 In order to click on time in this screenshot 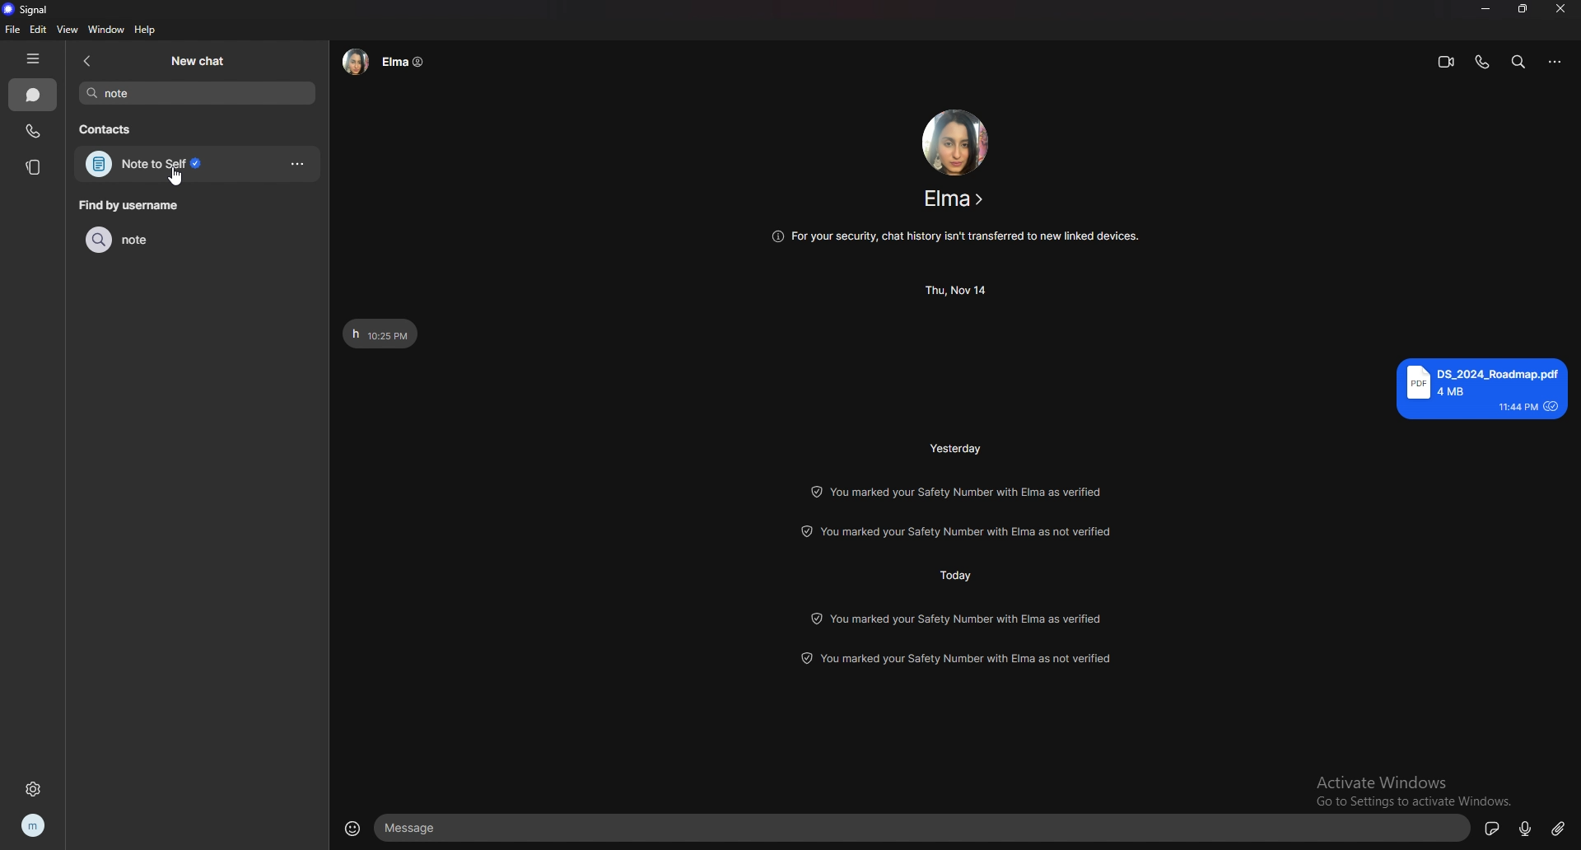, I will do `click(958, 290)`.